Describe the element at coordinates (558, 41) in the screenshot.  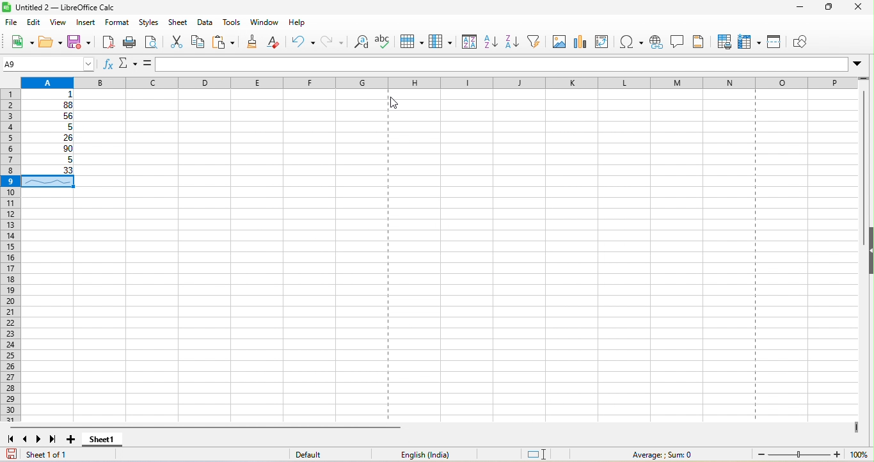
I see `image` at that location.